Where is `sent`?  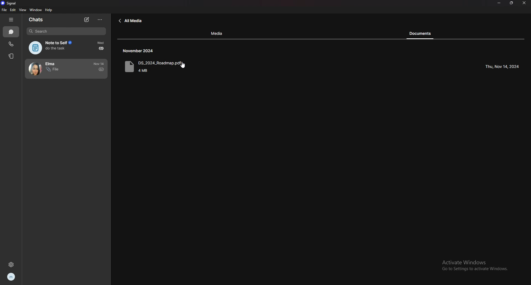 sent is located at coordinates (101, 69).